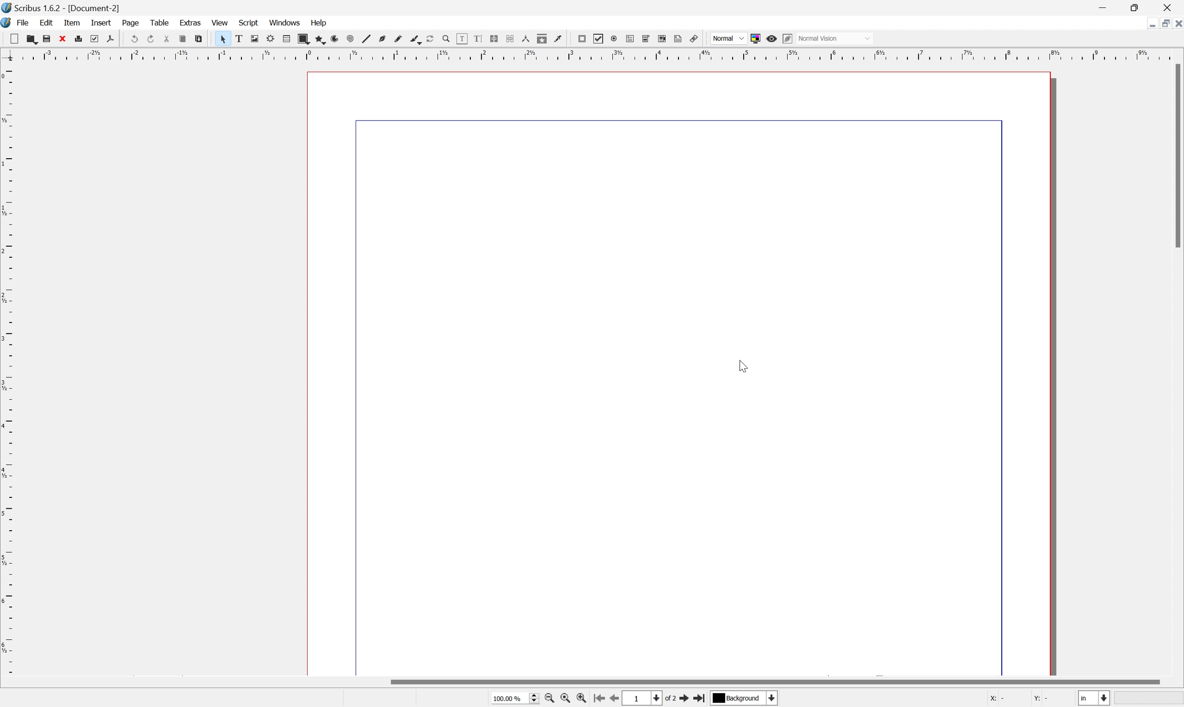 This screenshot has height=707, width=1184. I want to click on New, so click(14, 39).